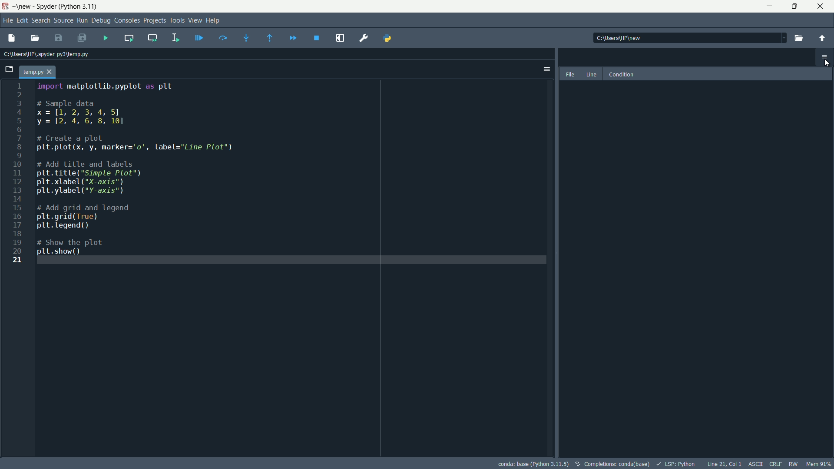  Describe the element at coordinates (154, 19) in the screenshot. I see `project menu` at that location.